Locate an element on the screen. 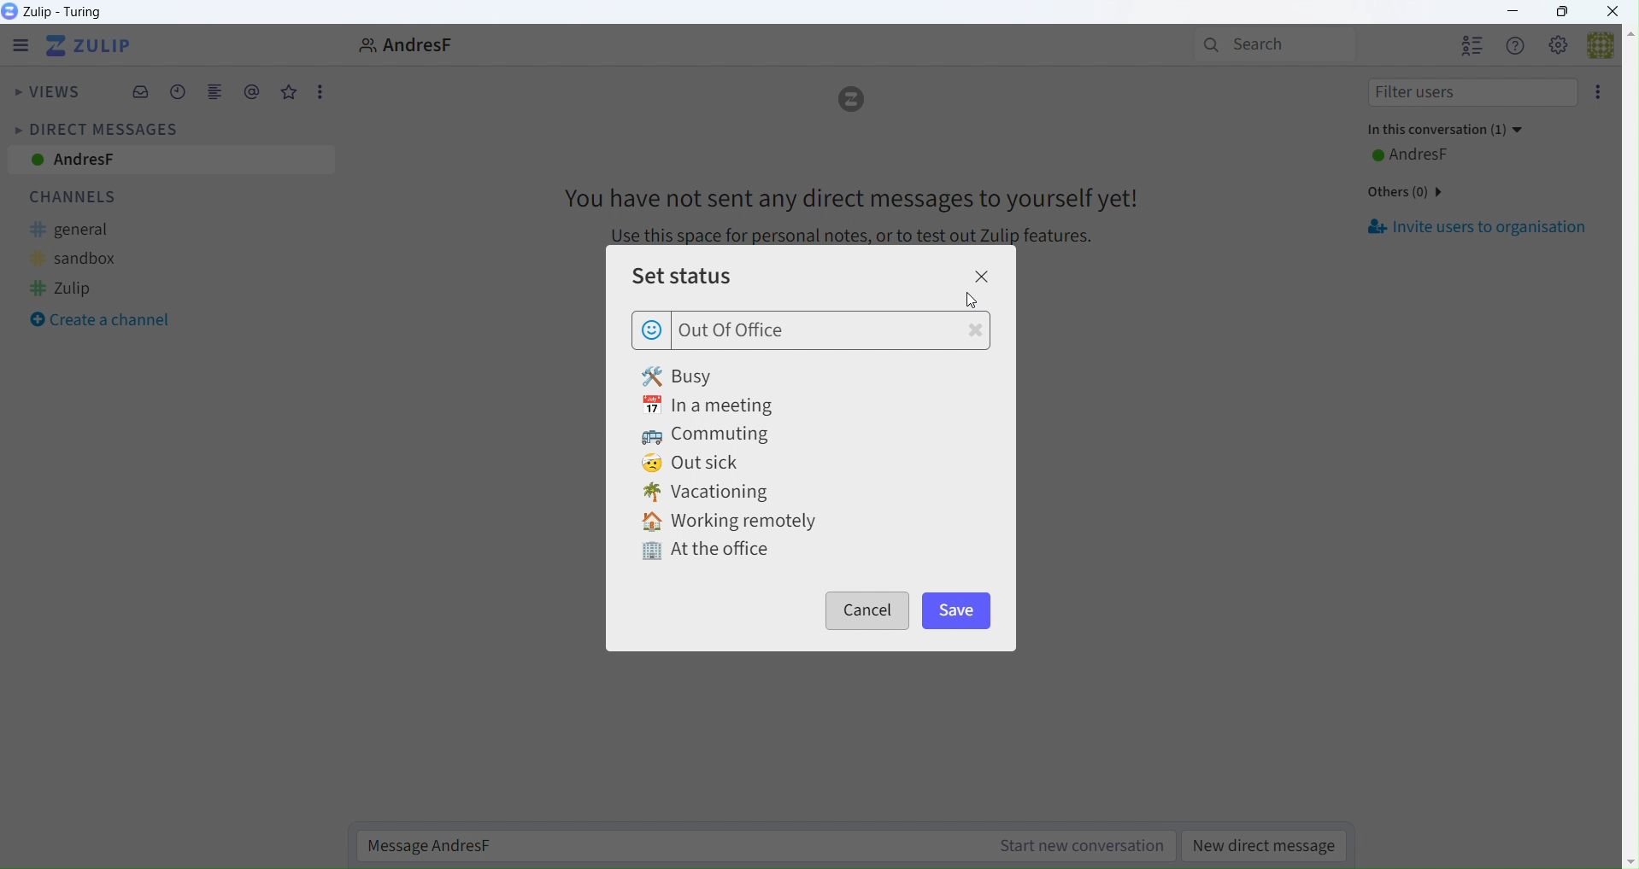 The image size is (1639, 869). Schedule is located at coordinates (179, 95).